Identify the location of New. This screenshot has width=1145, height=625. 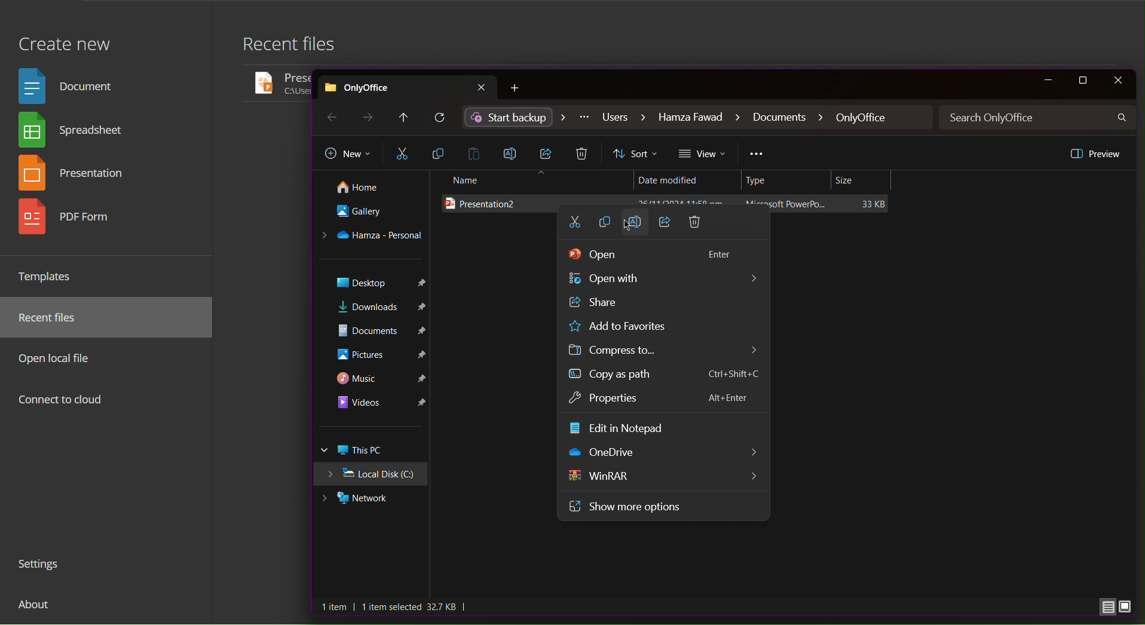
(348, 155).